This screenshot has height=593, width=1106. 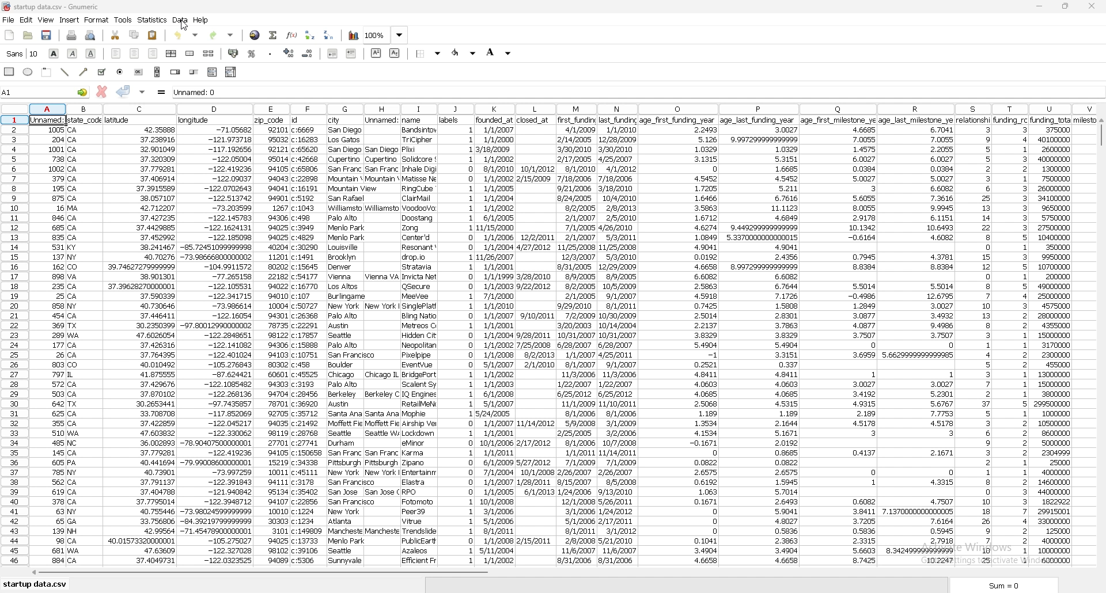 What do you see at coordinates (497, 340) in the screenshot?
I see `data` at bounding box center [497, 340].